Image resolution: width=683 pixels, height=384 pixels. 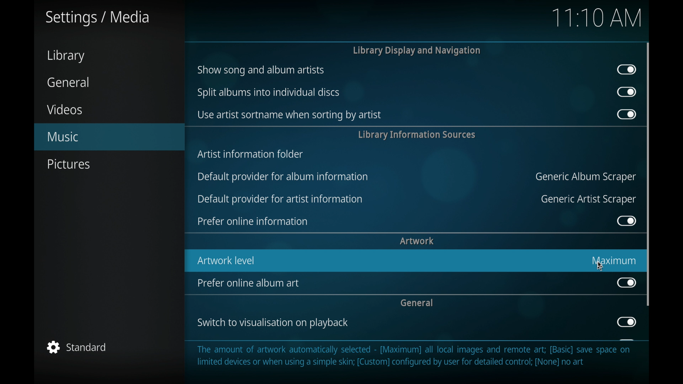 What do you see at coordinates (626, 220) in the screenshot?
I see `toggle button` at bounding box center [626, 220].